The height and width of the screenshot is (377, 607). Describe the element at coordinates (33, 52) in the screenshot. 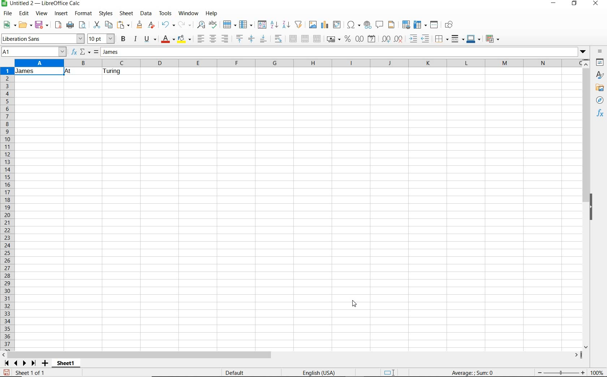

I see `A1` at that location.